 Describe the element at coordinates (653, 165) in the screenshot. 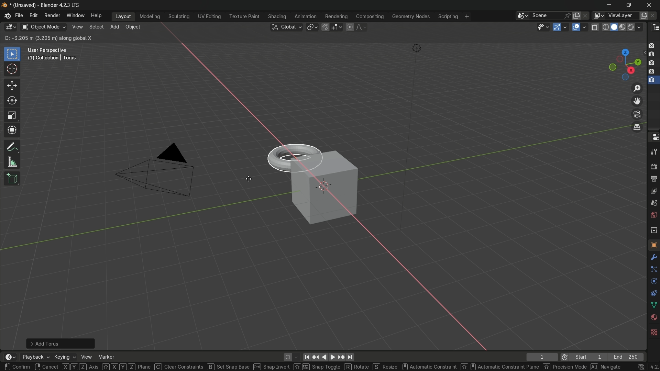

I see `render` at that location.